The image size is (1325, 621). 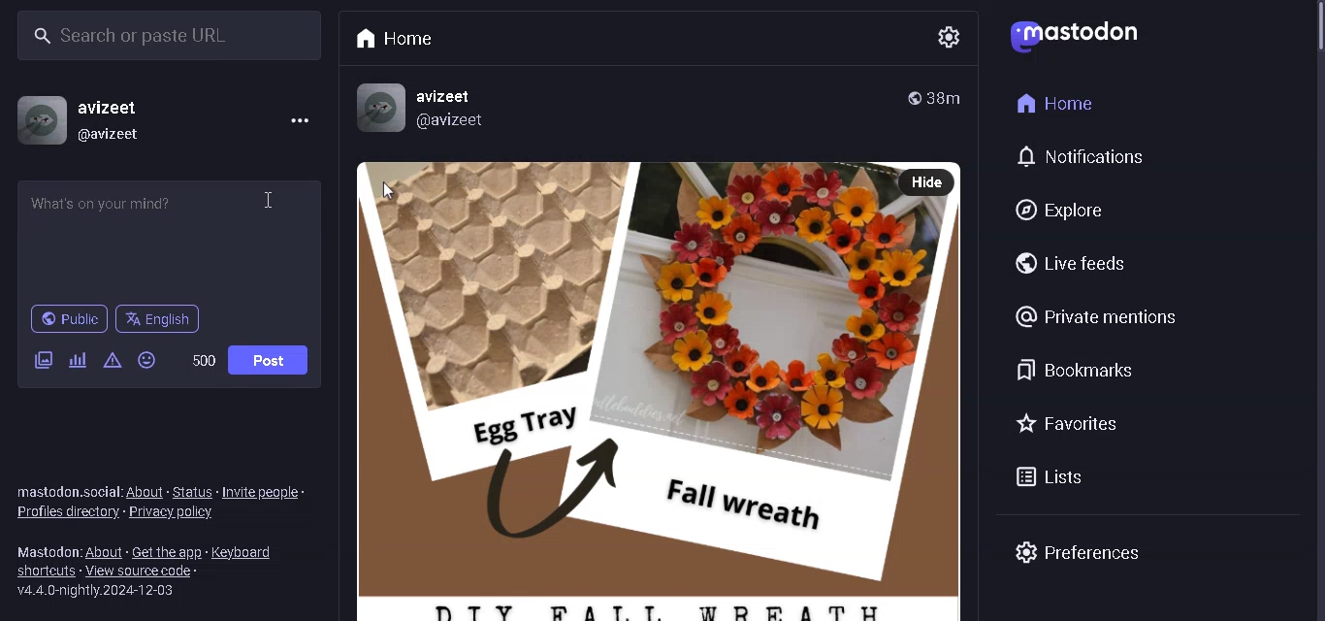 I want to click on privacy policy, so click(x=180, y=512).